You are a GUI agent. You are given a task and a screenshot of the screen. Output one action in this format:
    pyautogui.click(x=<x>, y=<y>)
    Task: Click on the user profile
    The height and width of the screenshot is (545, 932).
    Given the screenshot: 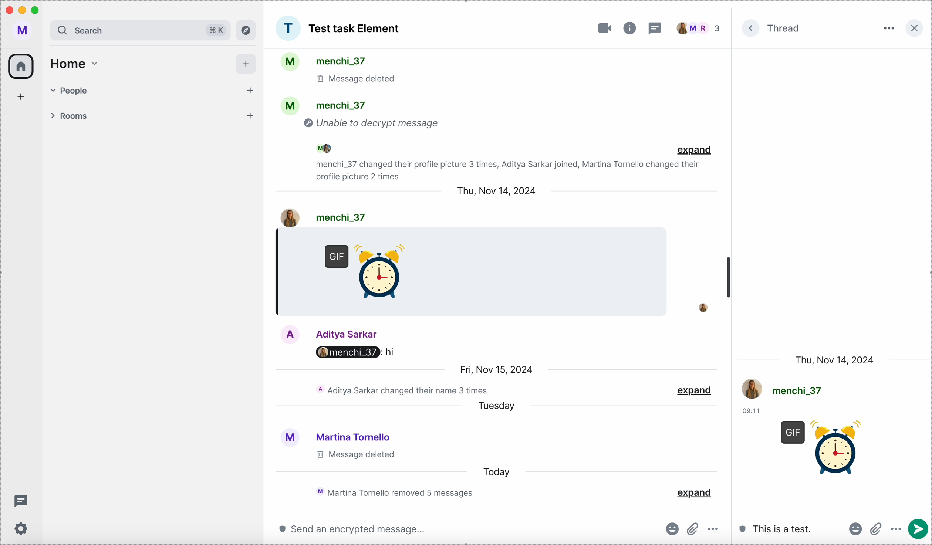 What is the action you would take?
    pyautogui.click(x=24, y=31)
    